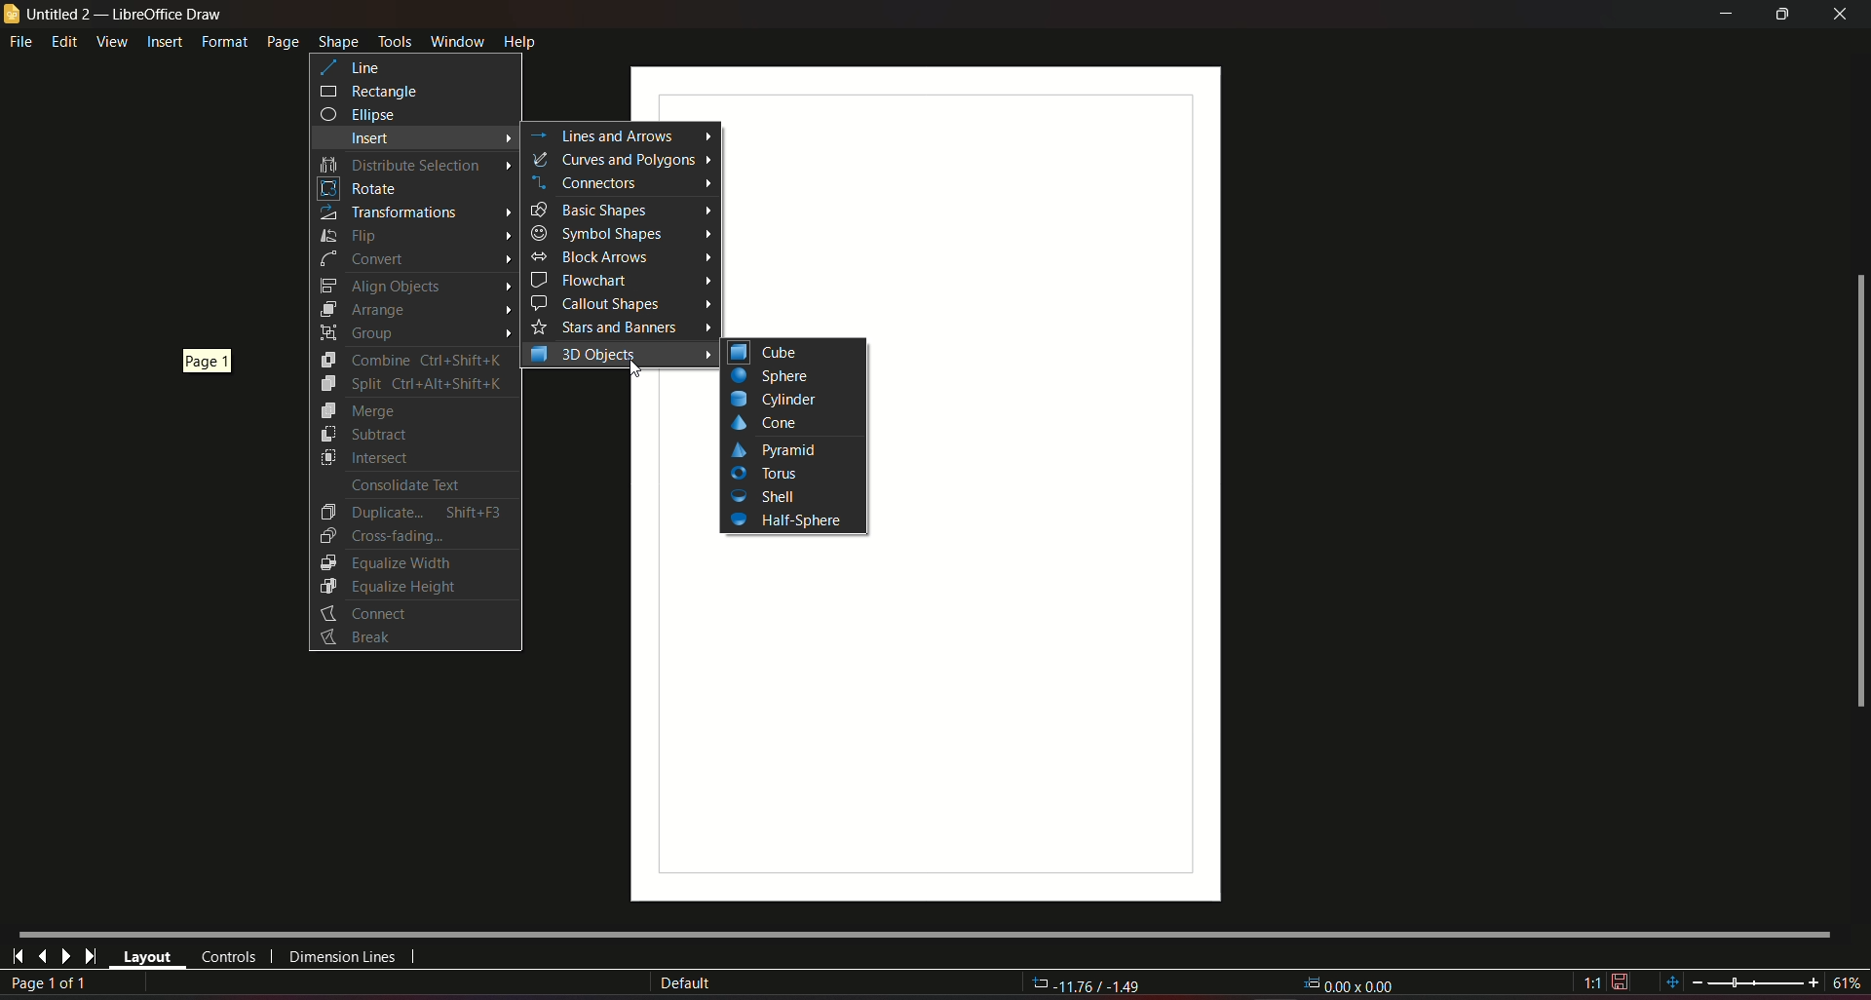 Image resolution: width=1871 pixels, height=1000 pixels. What do you see at coordinates (65, 956) in the screenshot?
I see `next page` at bounding box center [65, 956].